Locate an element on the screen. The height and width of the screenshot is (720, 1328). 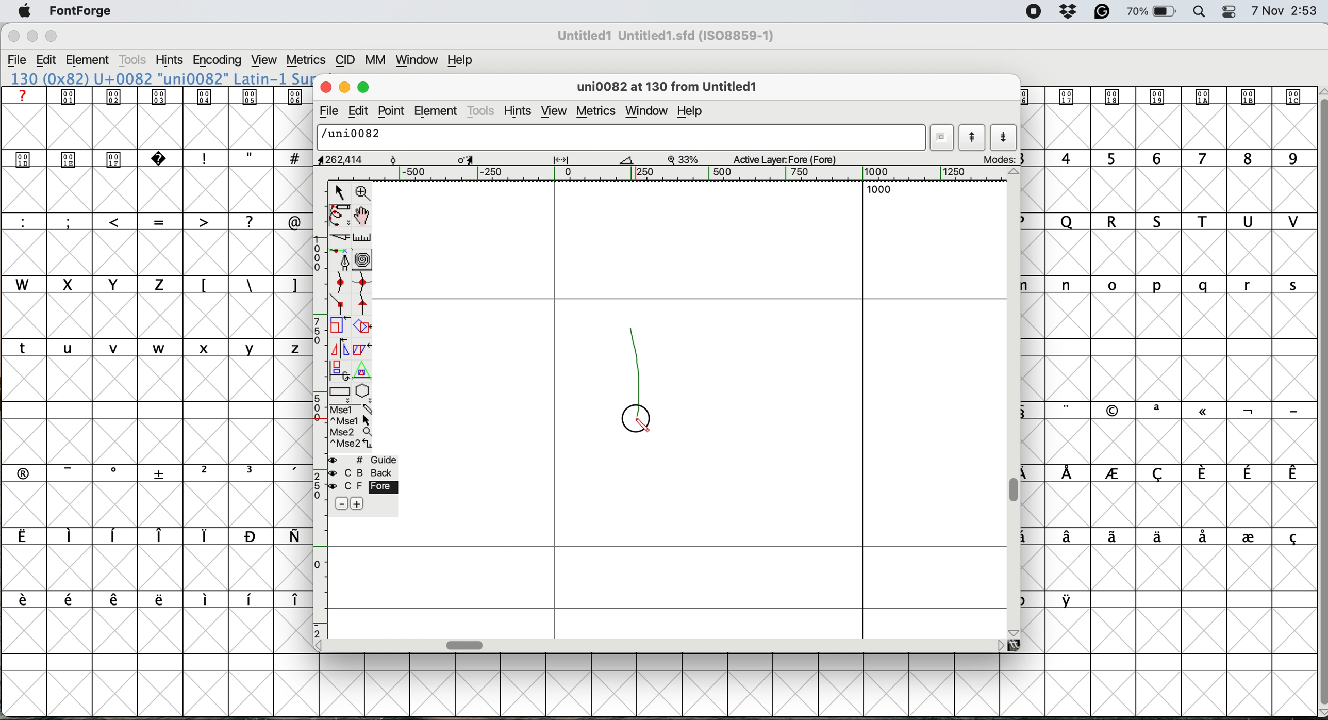
special characters is located at coordinates (148, 599).